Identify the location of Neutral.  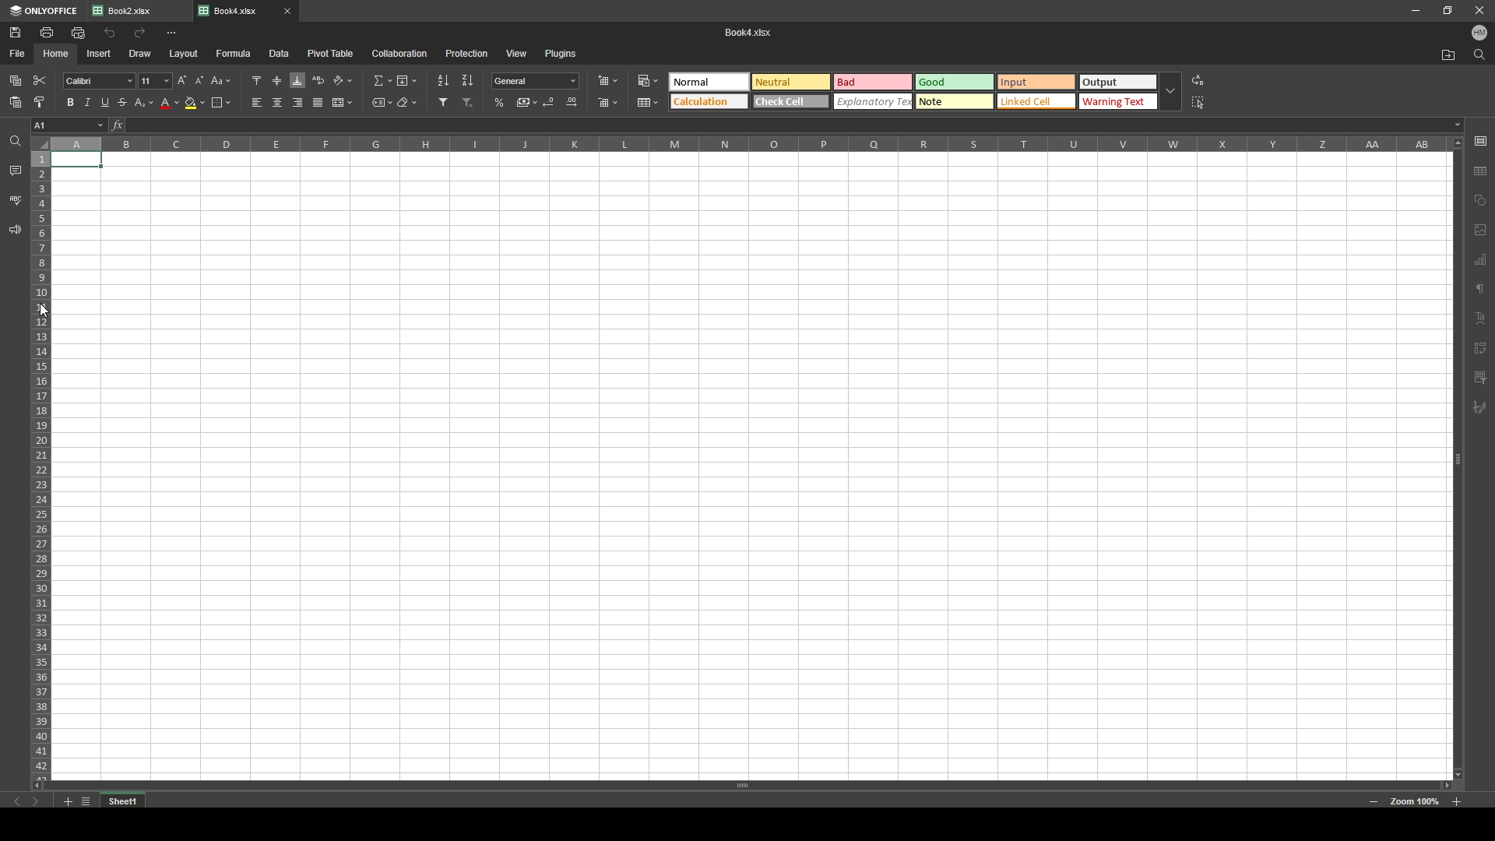
(792, 81).